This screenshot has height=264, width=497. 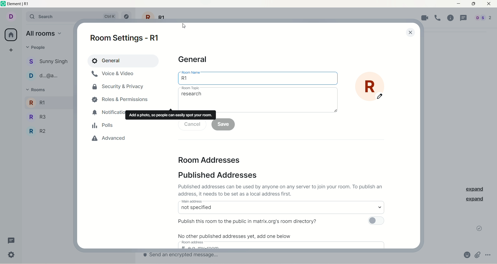 I want to click on message sent, so click(x=479, y=229).